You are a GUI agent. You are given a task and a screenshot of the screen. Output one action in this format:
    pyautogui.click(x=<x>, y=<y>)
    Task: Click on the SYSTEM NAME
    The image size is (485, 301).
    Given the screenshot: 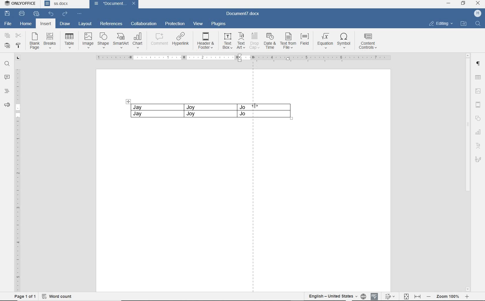 What is the action you would take?
    pyautogui.click(x=21, y=4)
    